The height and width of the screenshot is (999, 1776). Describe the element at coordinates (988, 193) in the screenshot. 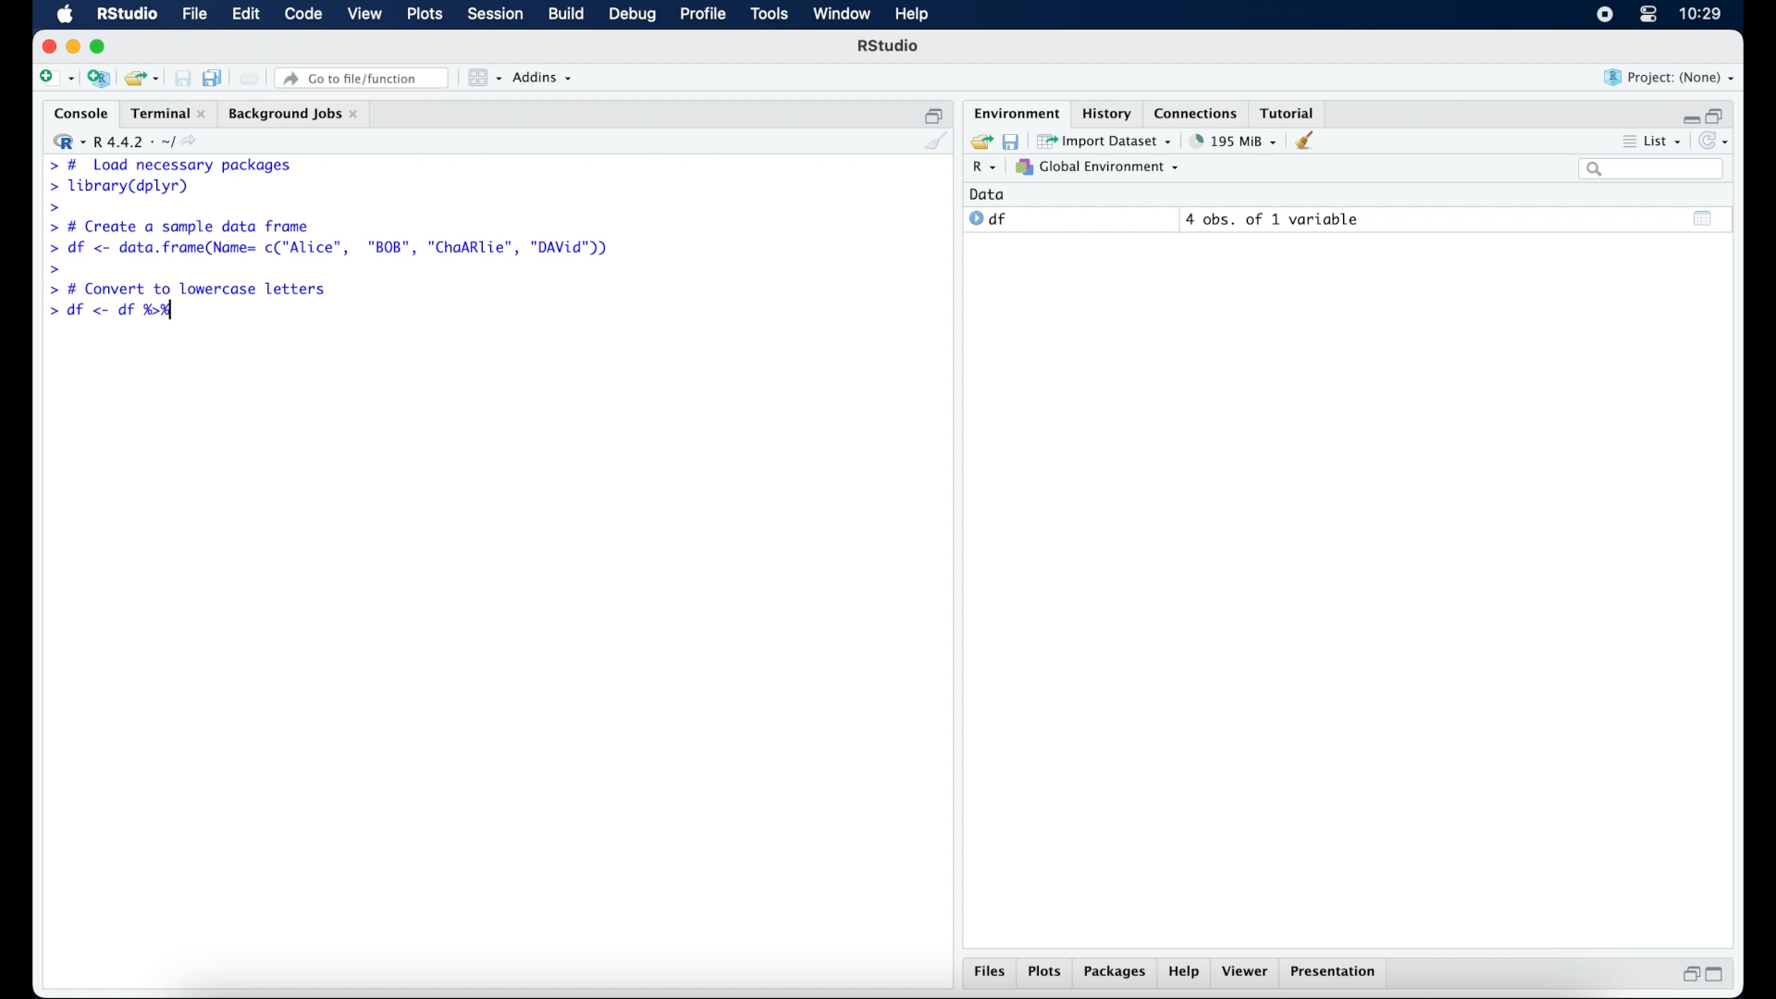

I see `date` at that location.